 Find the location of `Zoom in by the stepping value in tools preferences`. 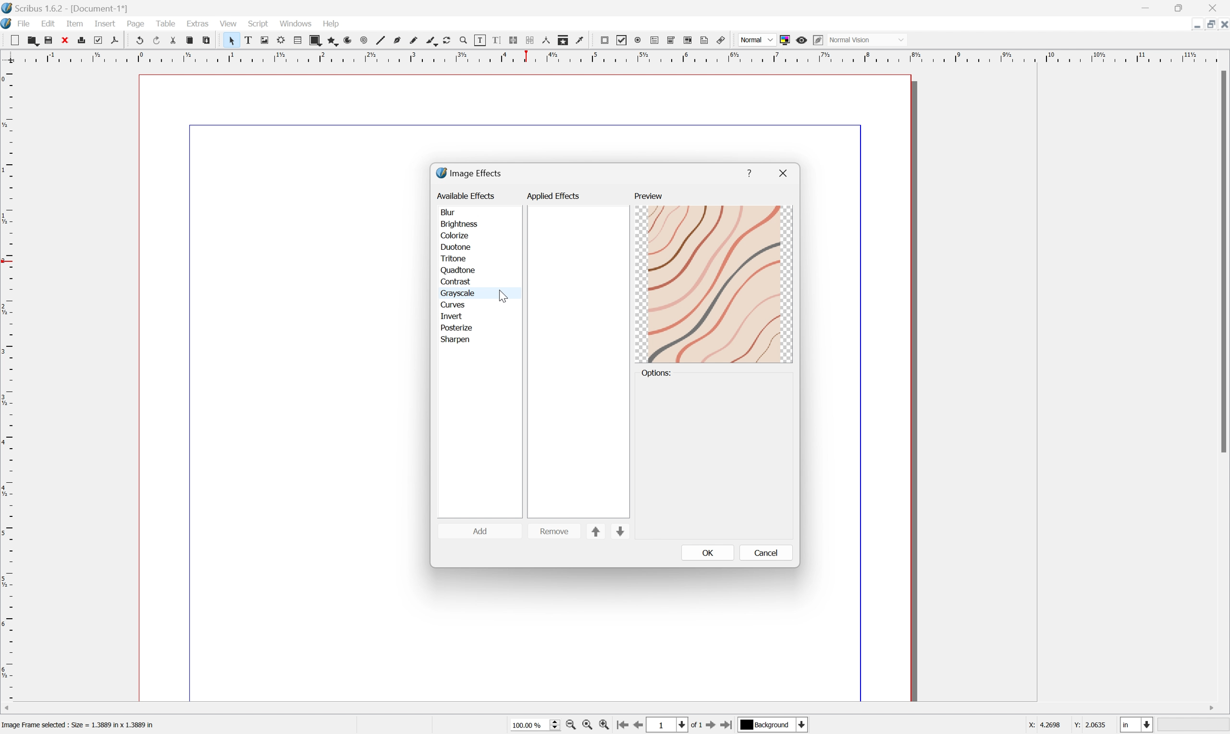

Zoom in by the stepping value in tools preferences is located at coordinates (604, 727).